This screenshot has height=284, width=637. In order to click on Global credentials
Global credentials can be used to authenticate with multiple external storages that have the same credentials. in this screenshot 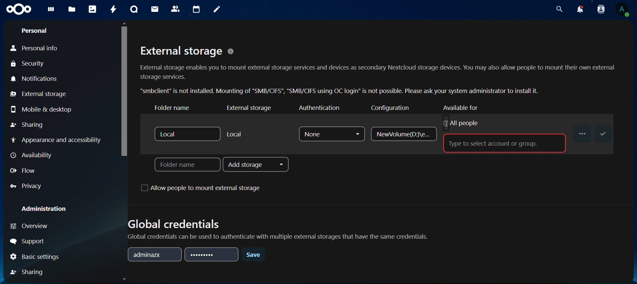, I will do `click(280, 226)`.